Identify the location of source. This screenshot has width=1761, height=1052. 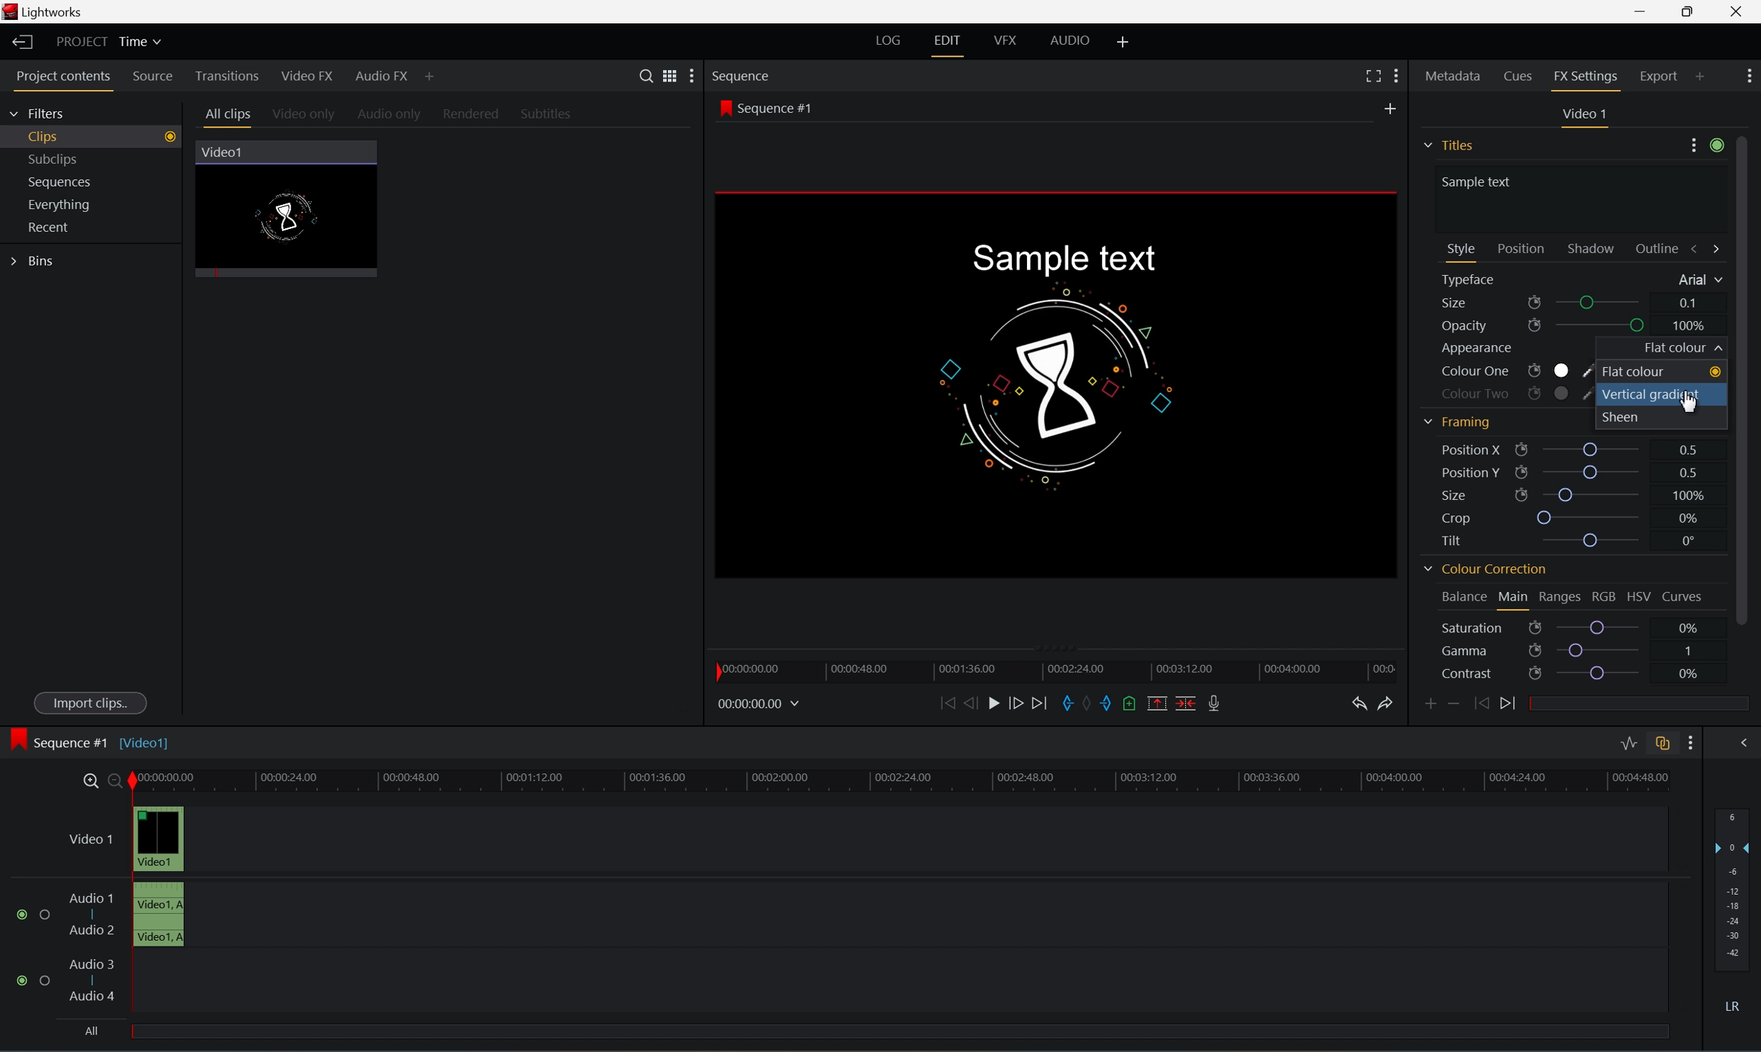
(155, 77).